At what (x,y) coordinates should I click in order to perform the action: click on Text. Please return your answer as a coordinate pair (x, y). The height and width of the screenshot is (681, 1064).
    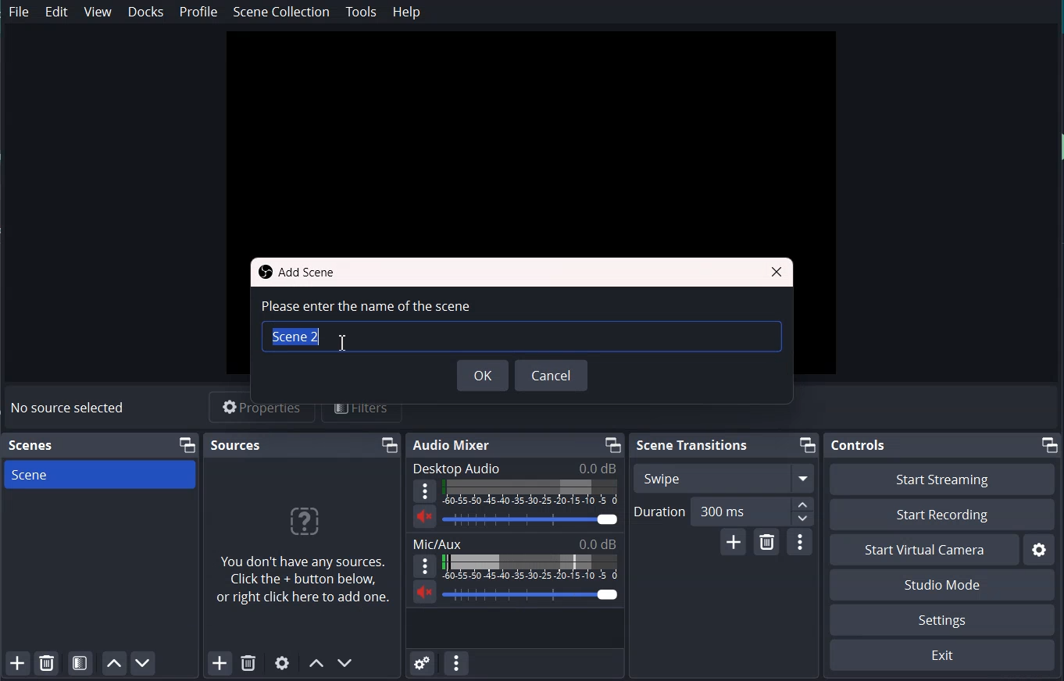
    Looking at the image, I should click on (516, 543).